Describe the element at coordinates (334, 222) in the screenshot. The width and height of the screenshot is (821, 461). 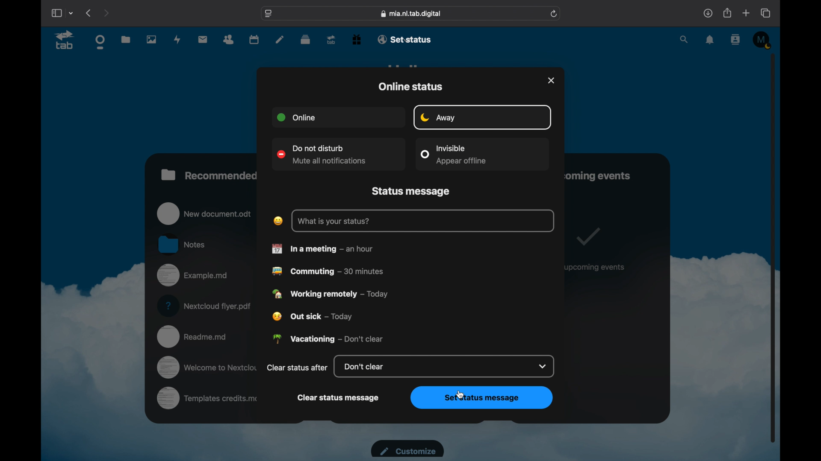
I see `what is your status?` at that location.